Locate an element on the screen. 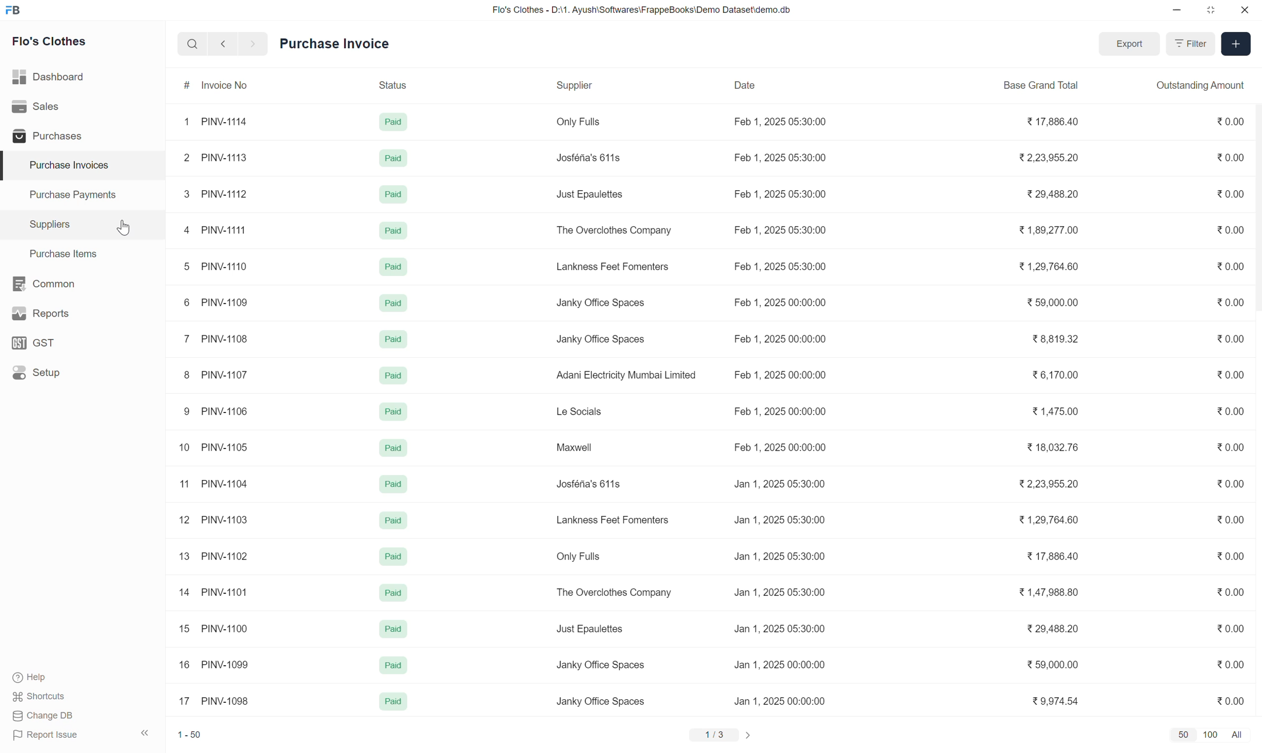  Janky Office Spaces is located at coordinates (599, 302).